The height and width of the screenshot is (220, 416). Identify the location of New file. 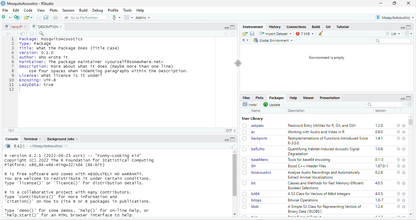
(7, 17).